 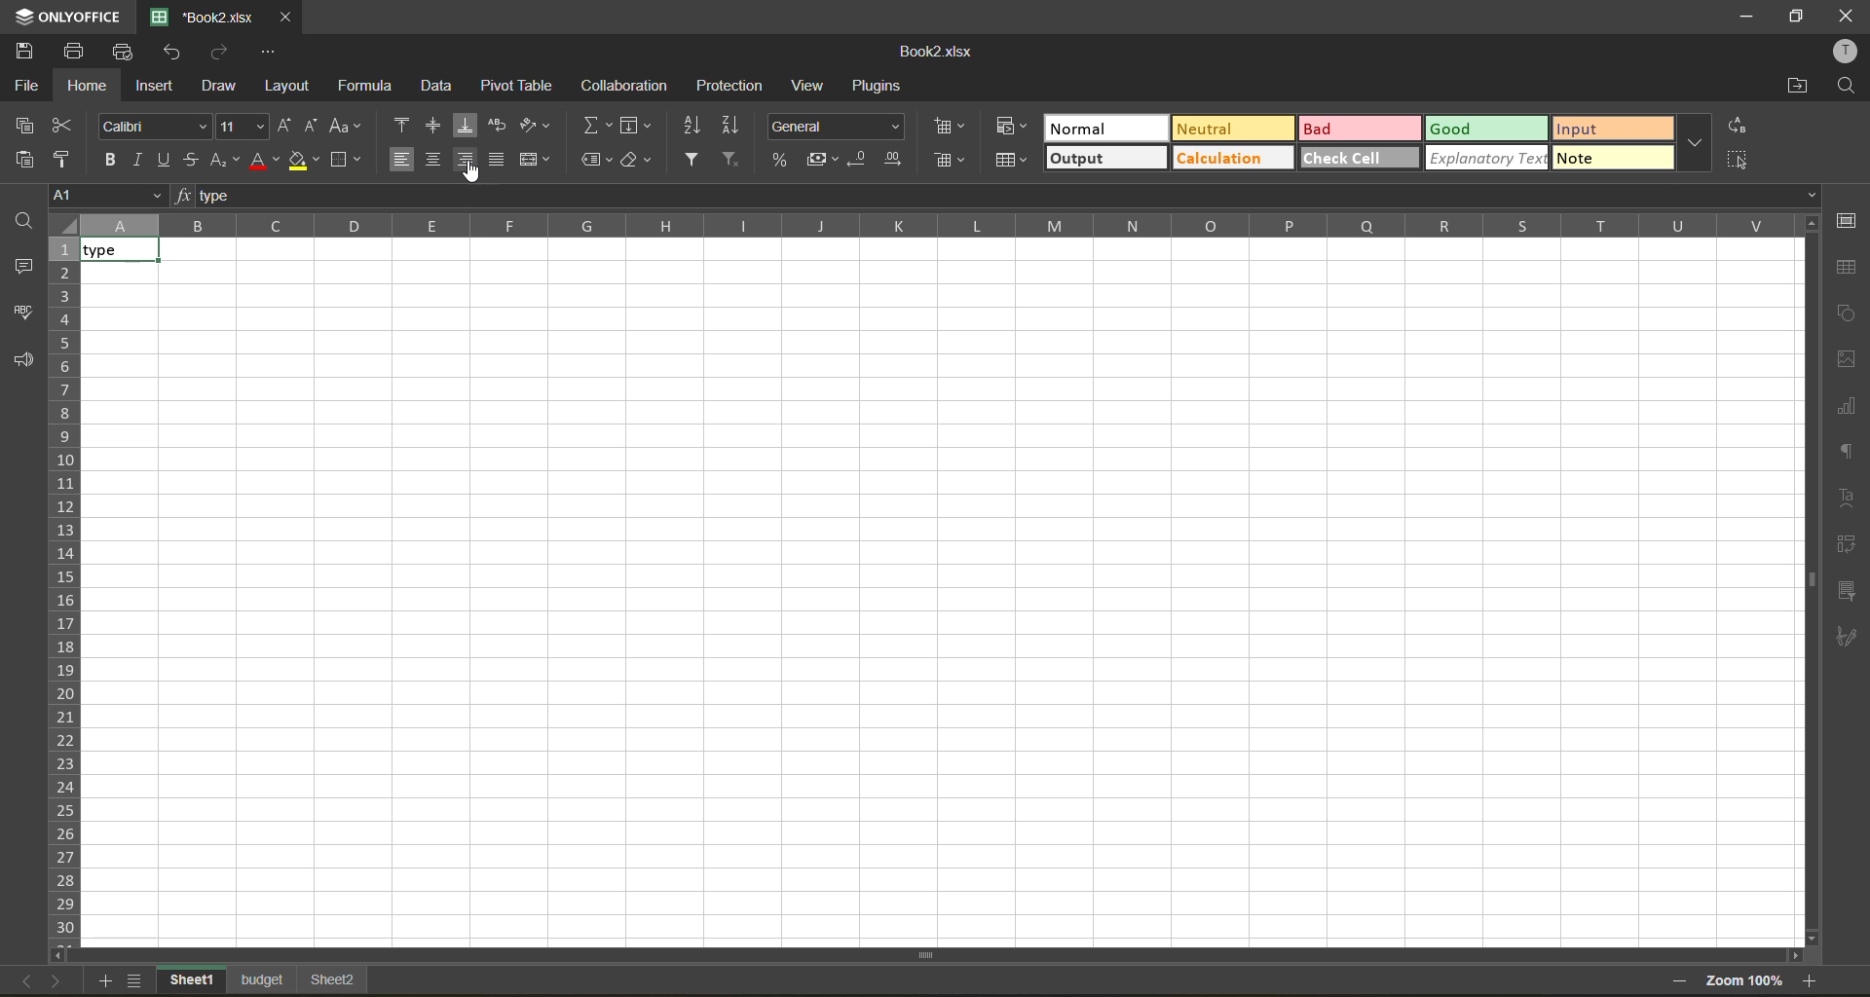 What do you see at coordinates (1010, 164) in the screenshot?
I see `format as table` at bounding box center [1010, 164].